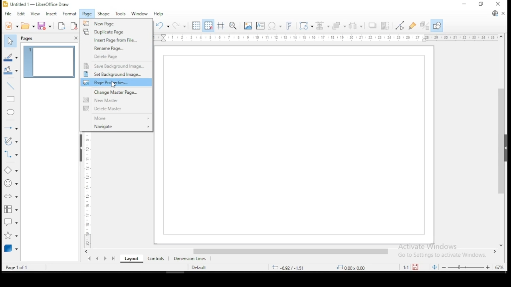 Image resolution: width=511 pixels, height=287 pixels. What do you see at coordinates (404, 267) in the screenshot?
I see `1:1` at bounding box center [404, 267].